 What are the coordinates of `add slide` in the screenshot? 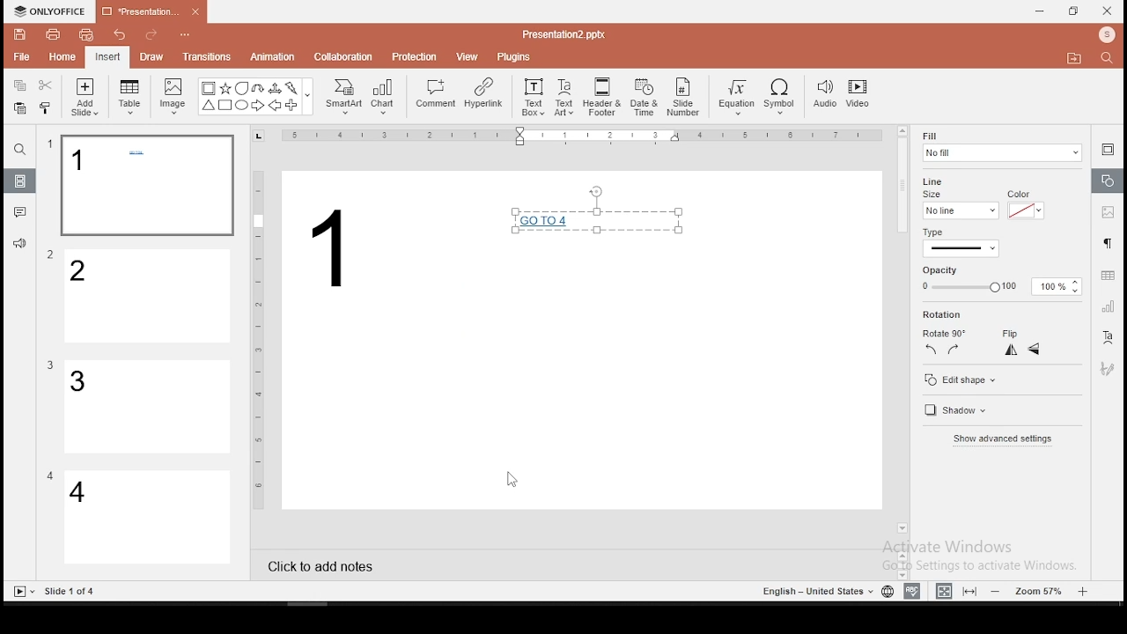 It's located at (85, 97).